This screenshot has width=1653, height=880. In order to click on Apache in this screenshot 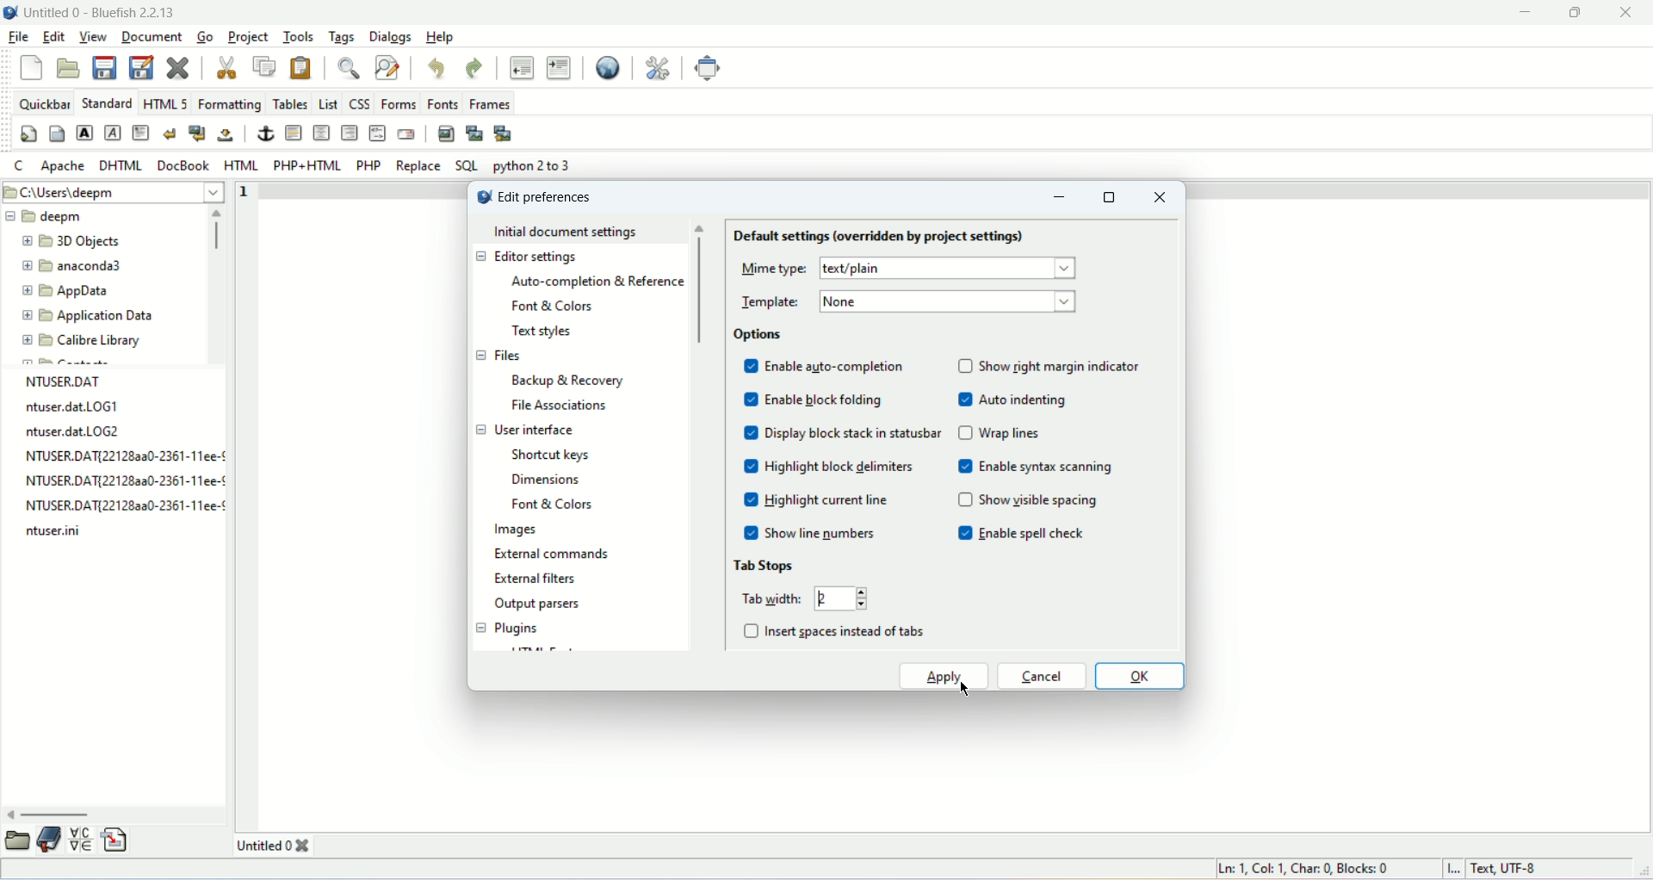, I will do `click(60, 164)`.